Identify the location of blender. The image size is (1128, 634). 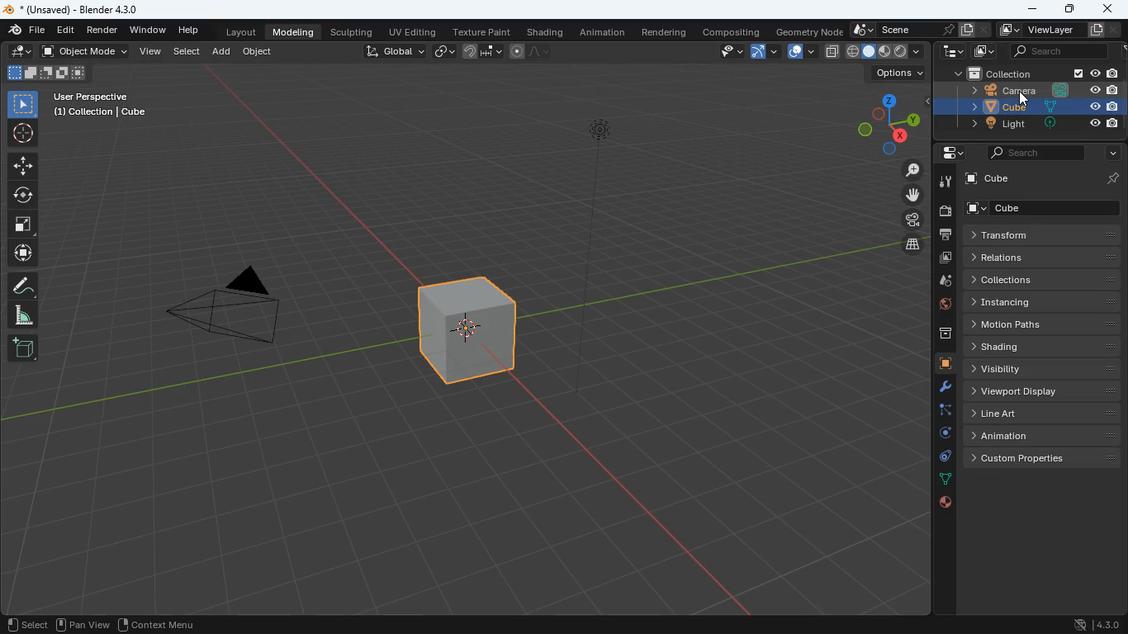
(80, 11).